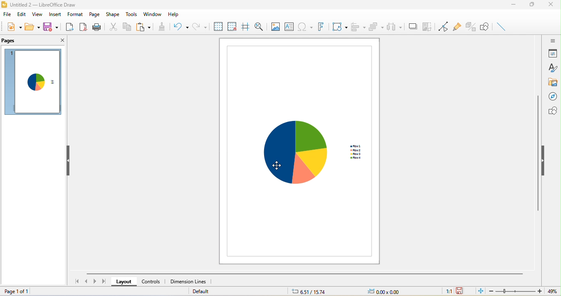 Image resolution: width=561 pixels, height=296 pixels. What do you see at coordinates (552, 84) in the screenshot?
I see `gallery` at bounding box center [552, 84].